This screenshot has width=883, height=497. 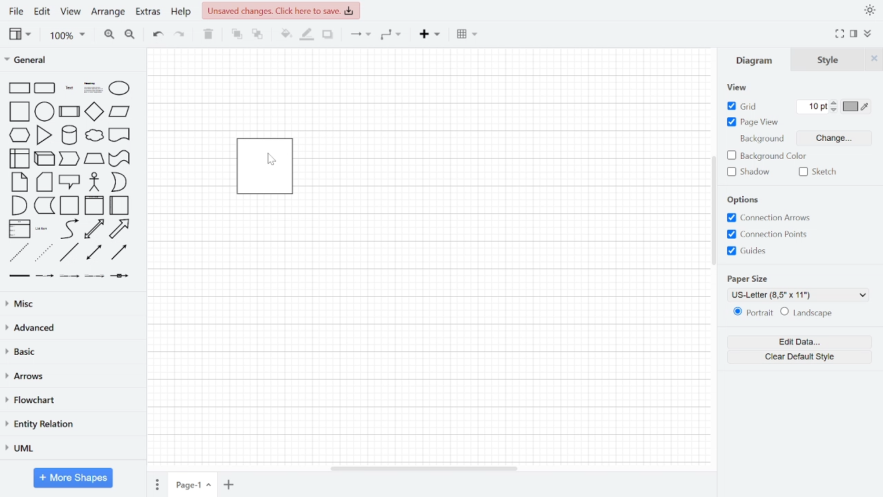 I want to click on fill line, so click(x=306, y=34).